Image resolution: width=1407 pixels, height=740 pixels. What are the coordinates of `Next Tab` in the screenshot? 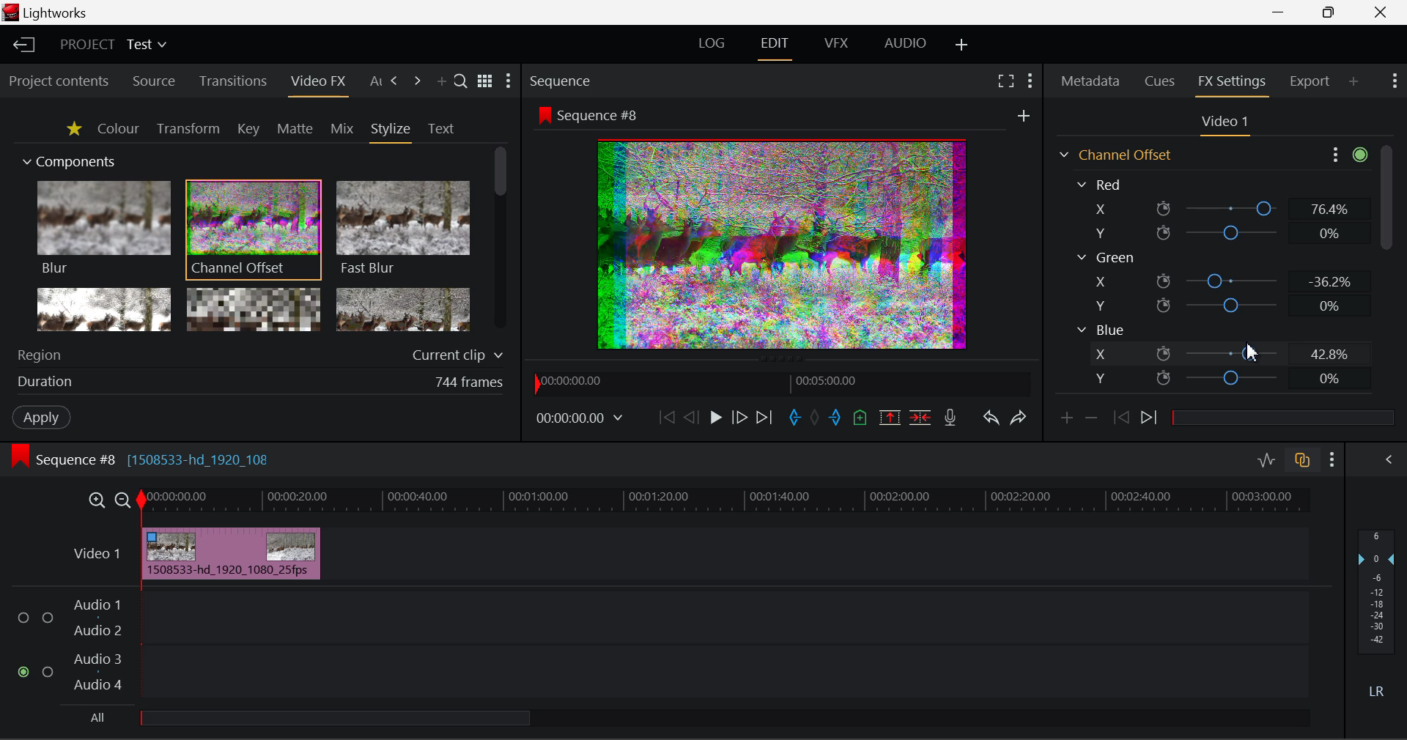 It's located at (417, 81).